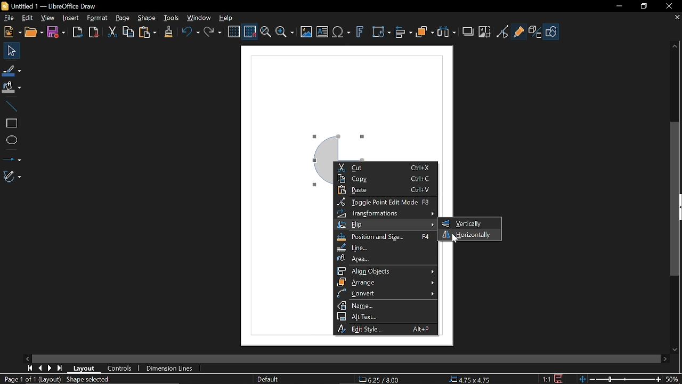 Image resolution: width=682 pixels, height=384 pixels. Describe the element at coordinates (60, 369) in the screenshot. I see `Last page` at that location.